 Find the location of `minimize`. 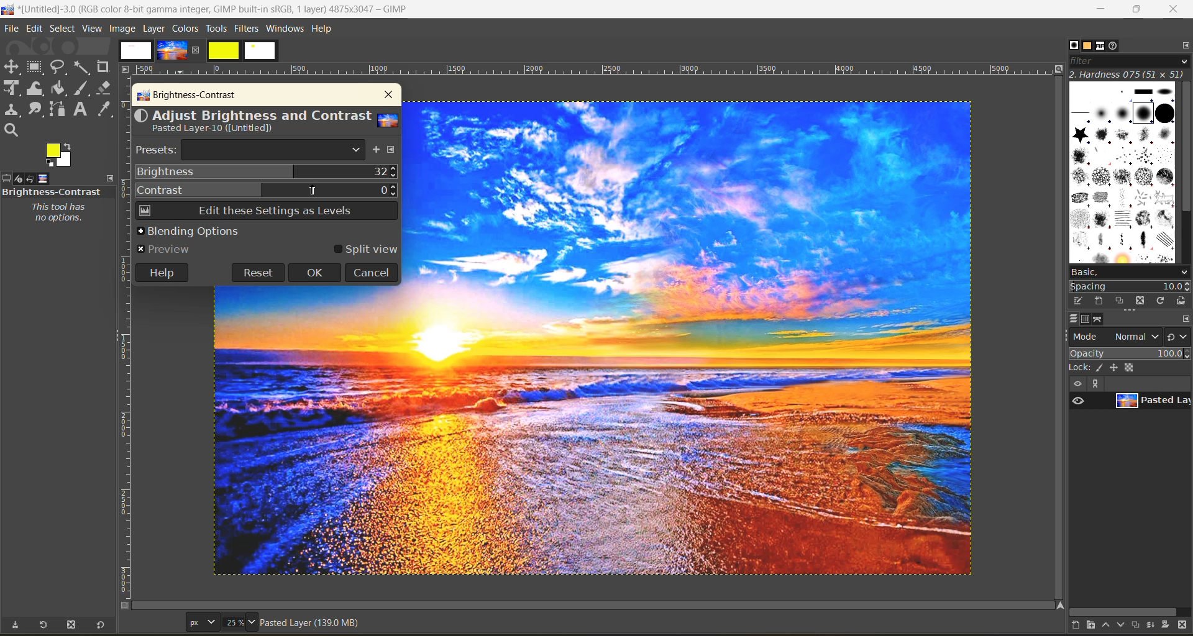

minimize is located at coordinates (1099, 9).